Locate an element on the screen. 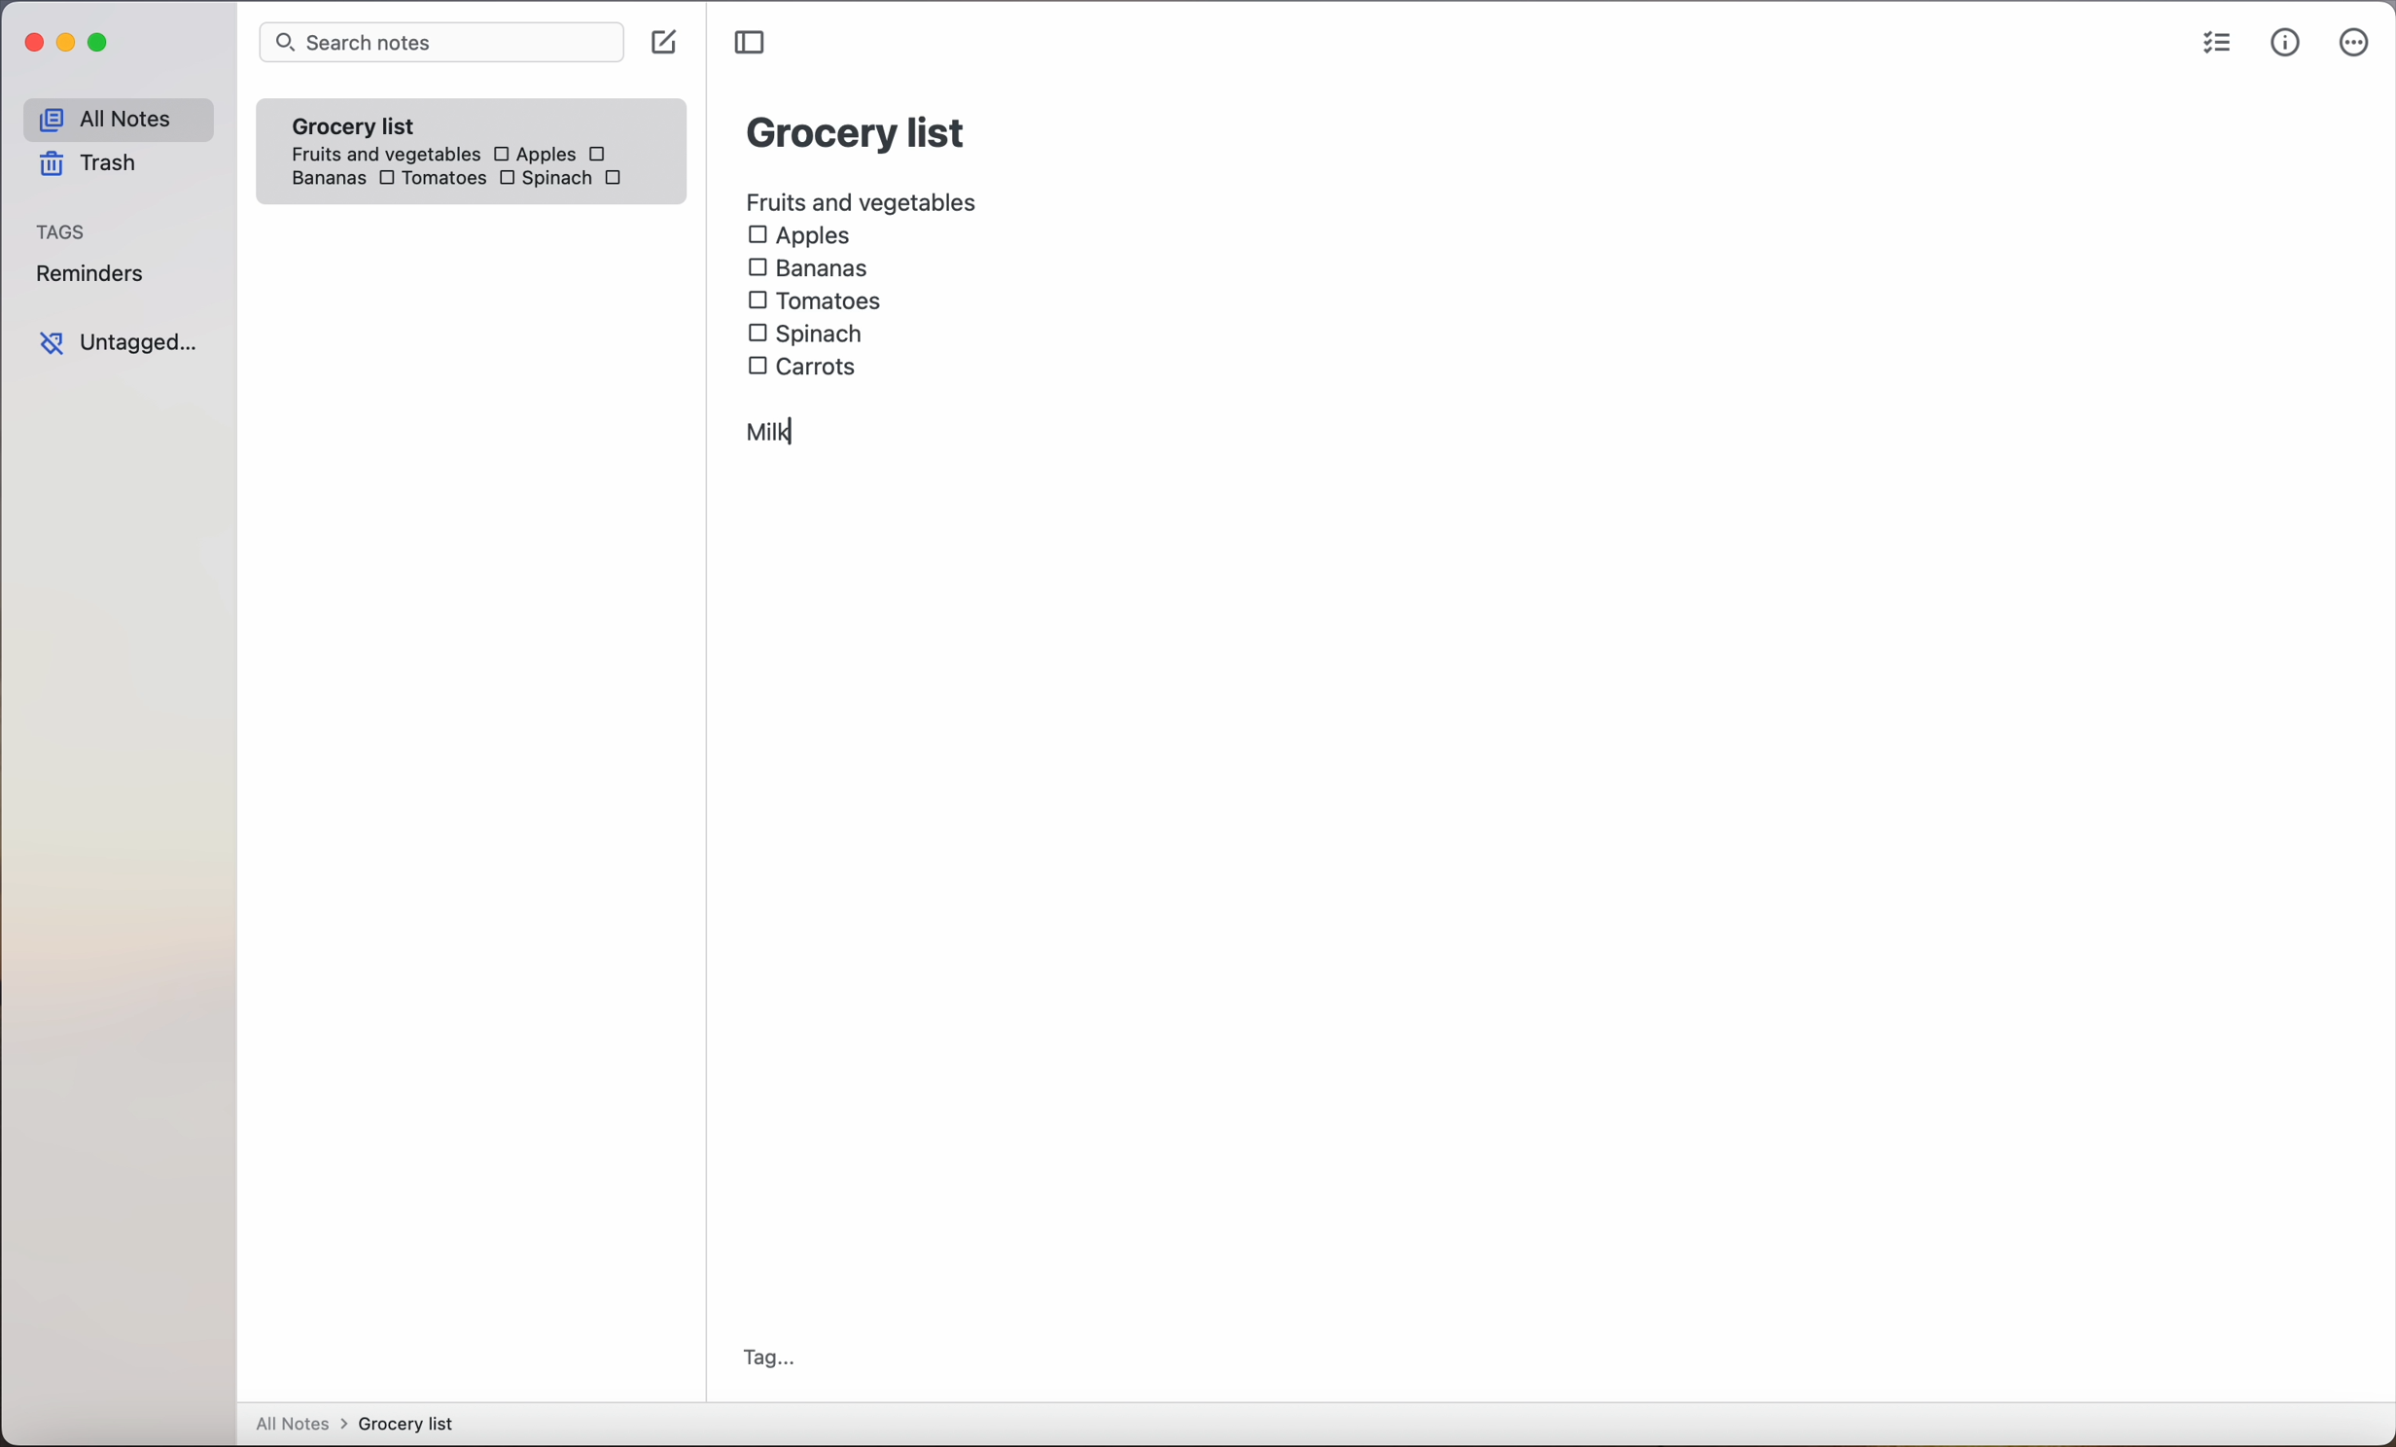  more options is located at coordinates (2354, 47).